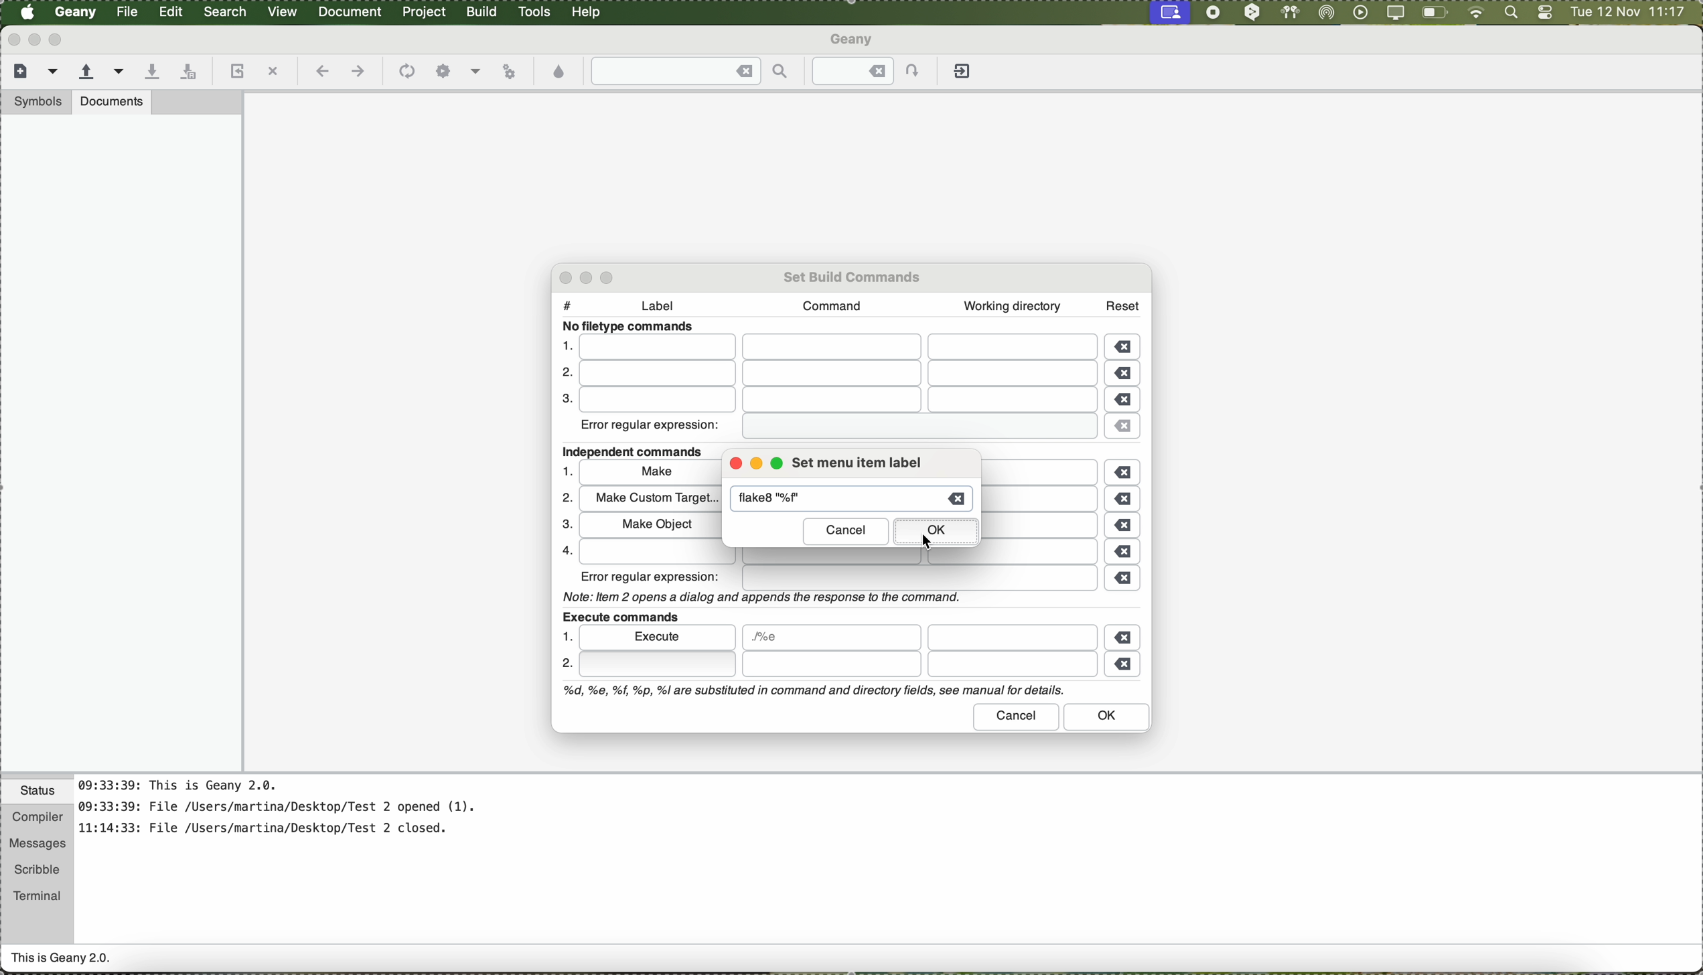  What do you see at coordinates (350, 11) in the screenshot?
I see `document` at bounding box center [350, 11].